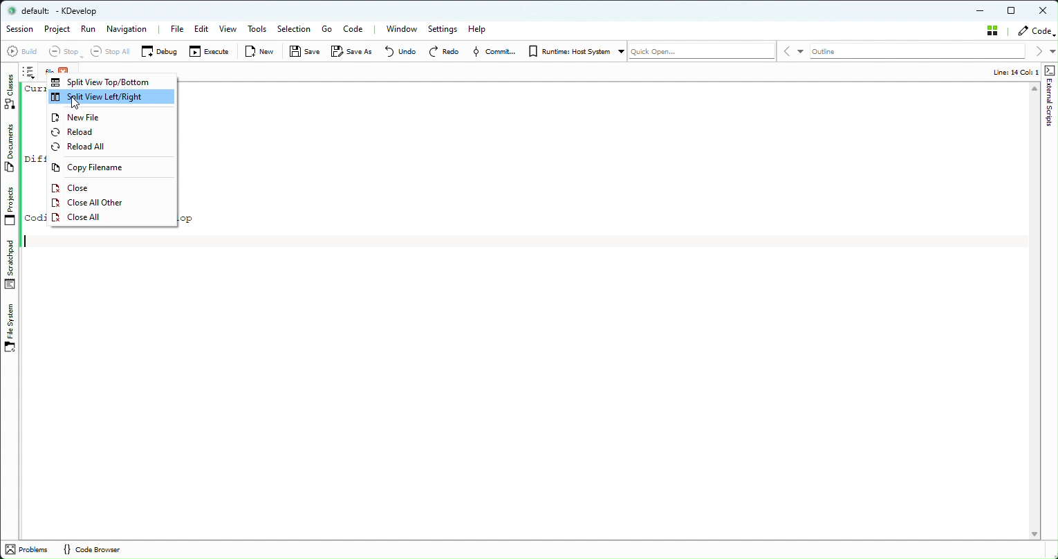  Describe the element at coordinates (1013, 10) in the screenshot. I see `Maximize` at that location.